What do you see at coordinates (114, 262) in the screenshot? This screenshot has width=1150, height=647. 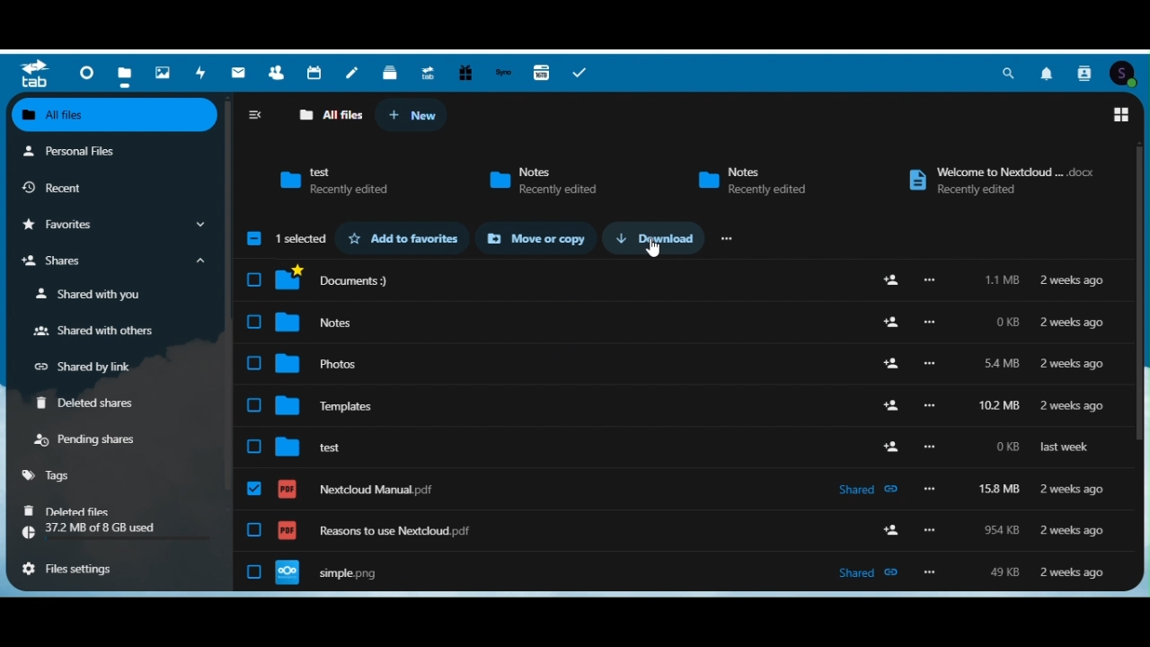 I see `Shares` at bounding box center [114, 262].